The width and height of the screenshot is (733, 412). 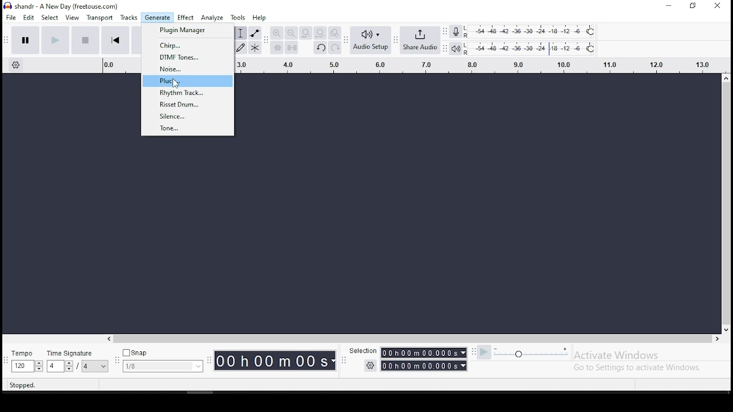 What do you see at coordinates (55, 39) in the screenshot?
I see `play` at bounding box center [55, 39].